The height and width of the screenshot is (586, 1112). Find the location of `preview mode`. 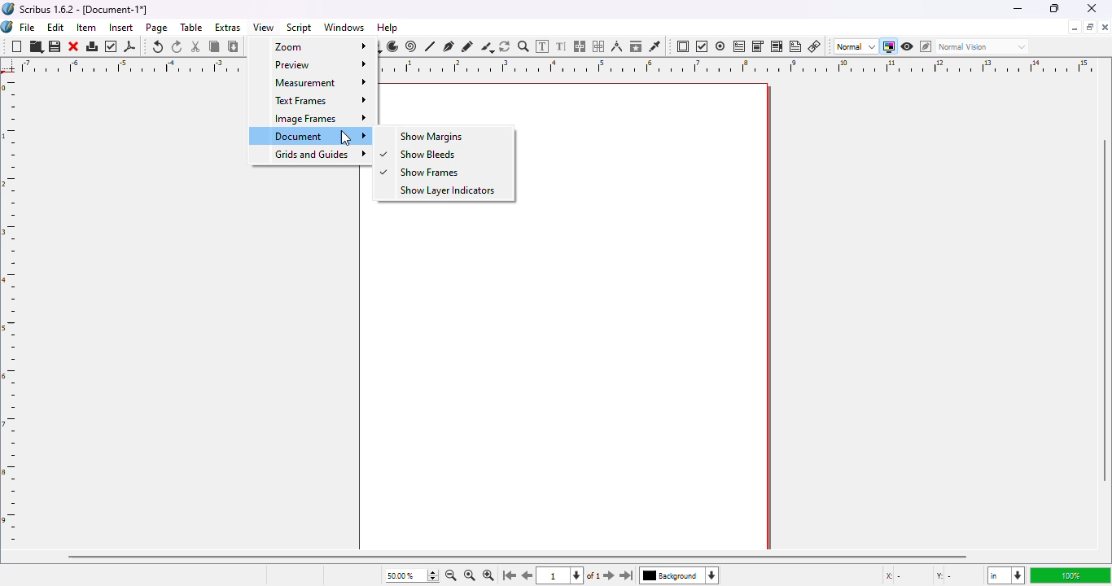

preview mode is located at coordinates (908, 46).